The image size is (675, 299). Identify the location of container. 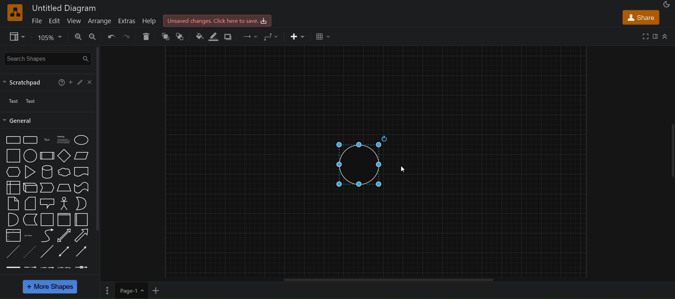
(46, 219).